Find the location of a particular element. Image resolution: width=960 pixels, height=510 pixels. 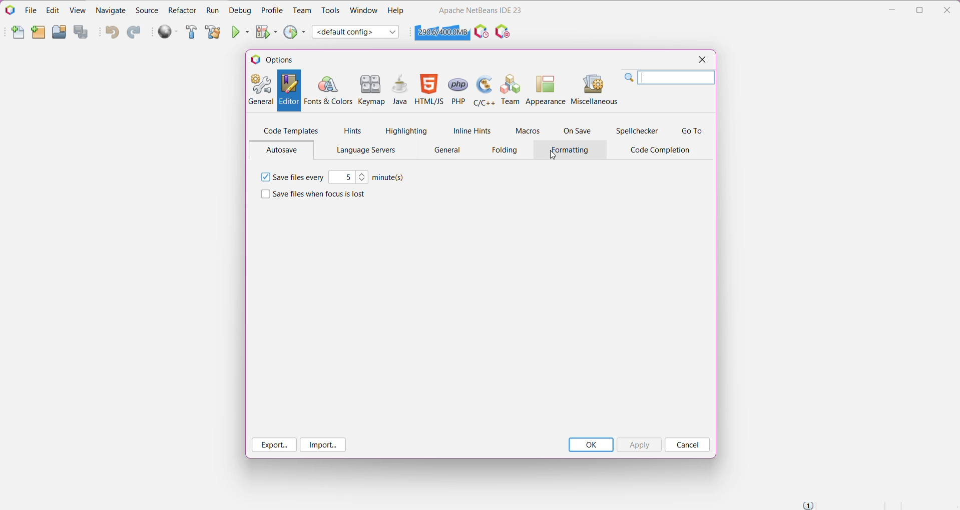

Highlighting is located at coordinates (406, 130).